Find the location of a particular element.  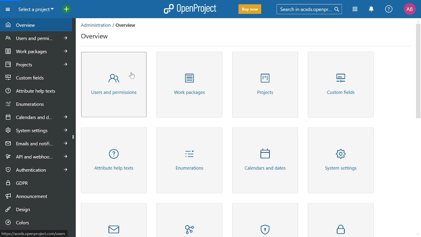

Vertical scrollbar is located at coordinates (418, 73).